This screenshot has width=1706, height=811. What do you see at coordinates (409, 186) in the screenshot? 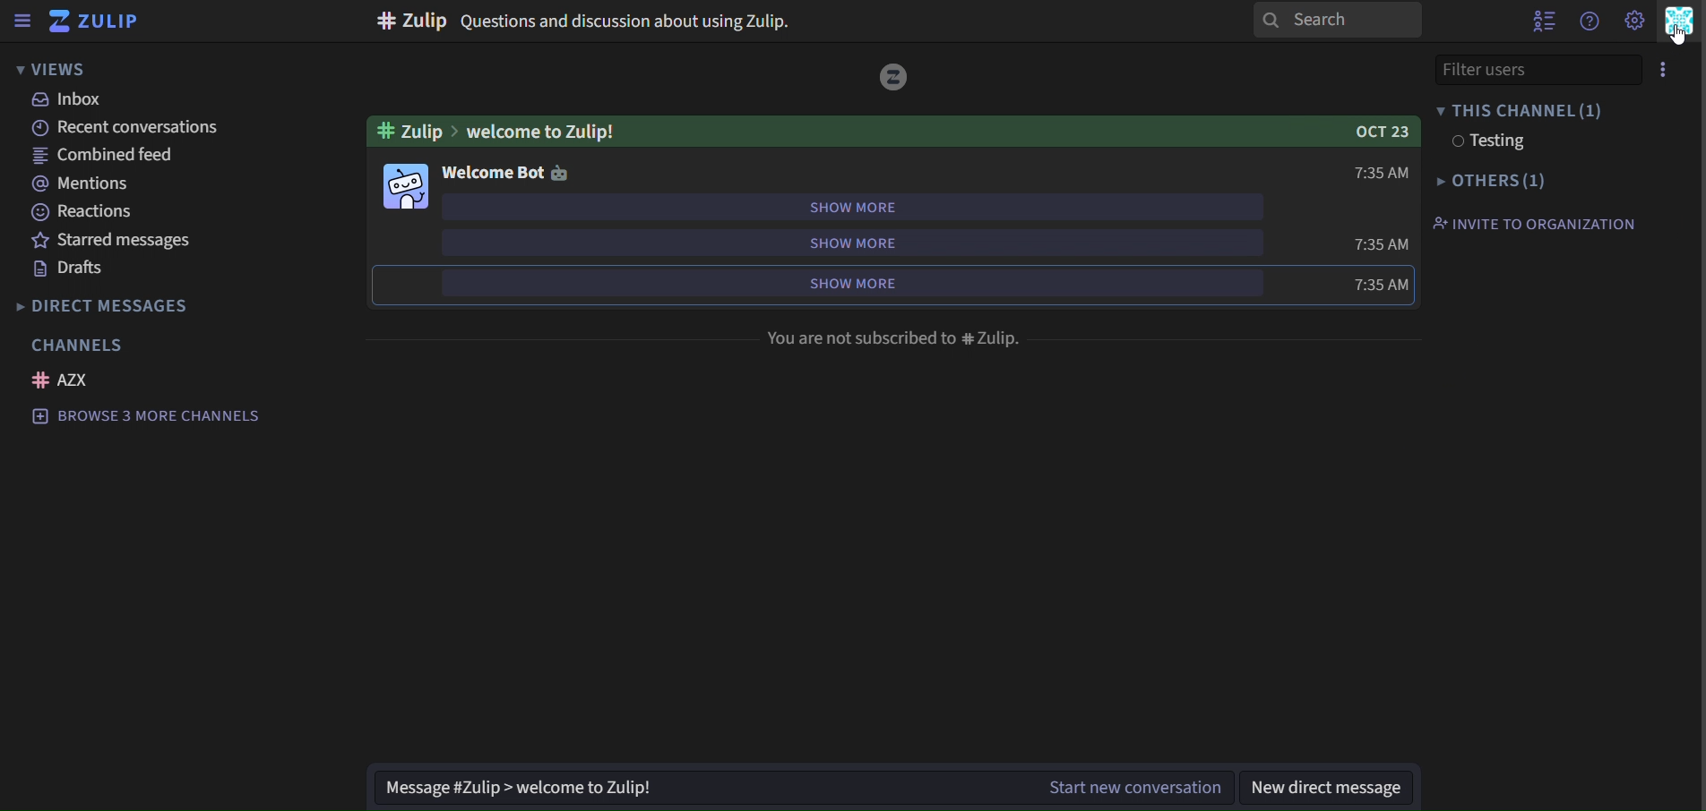
I see `image` at bounding box center [409, 186].